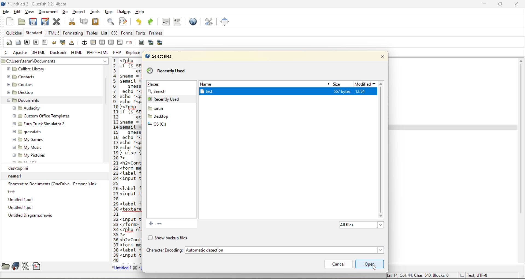 The image size is (525, 279). Describe the element at coordinates (21, 53) in the screenshot. I see `apache` at that location.